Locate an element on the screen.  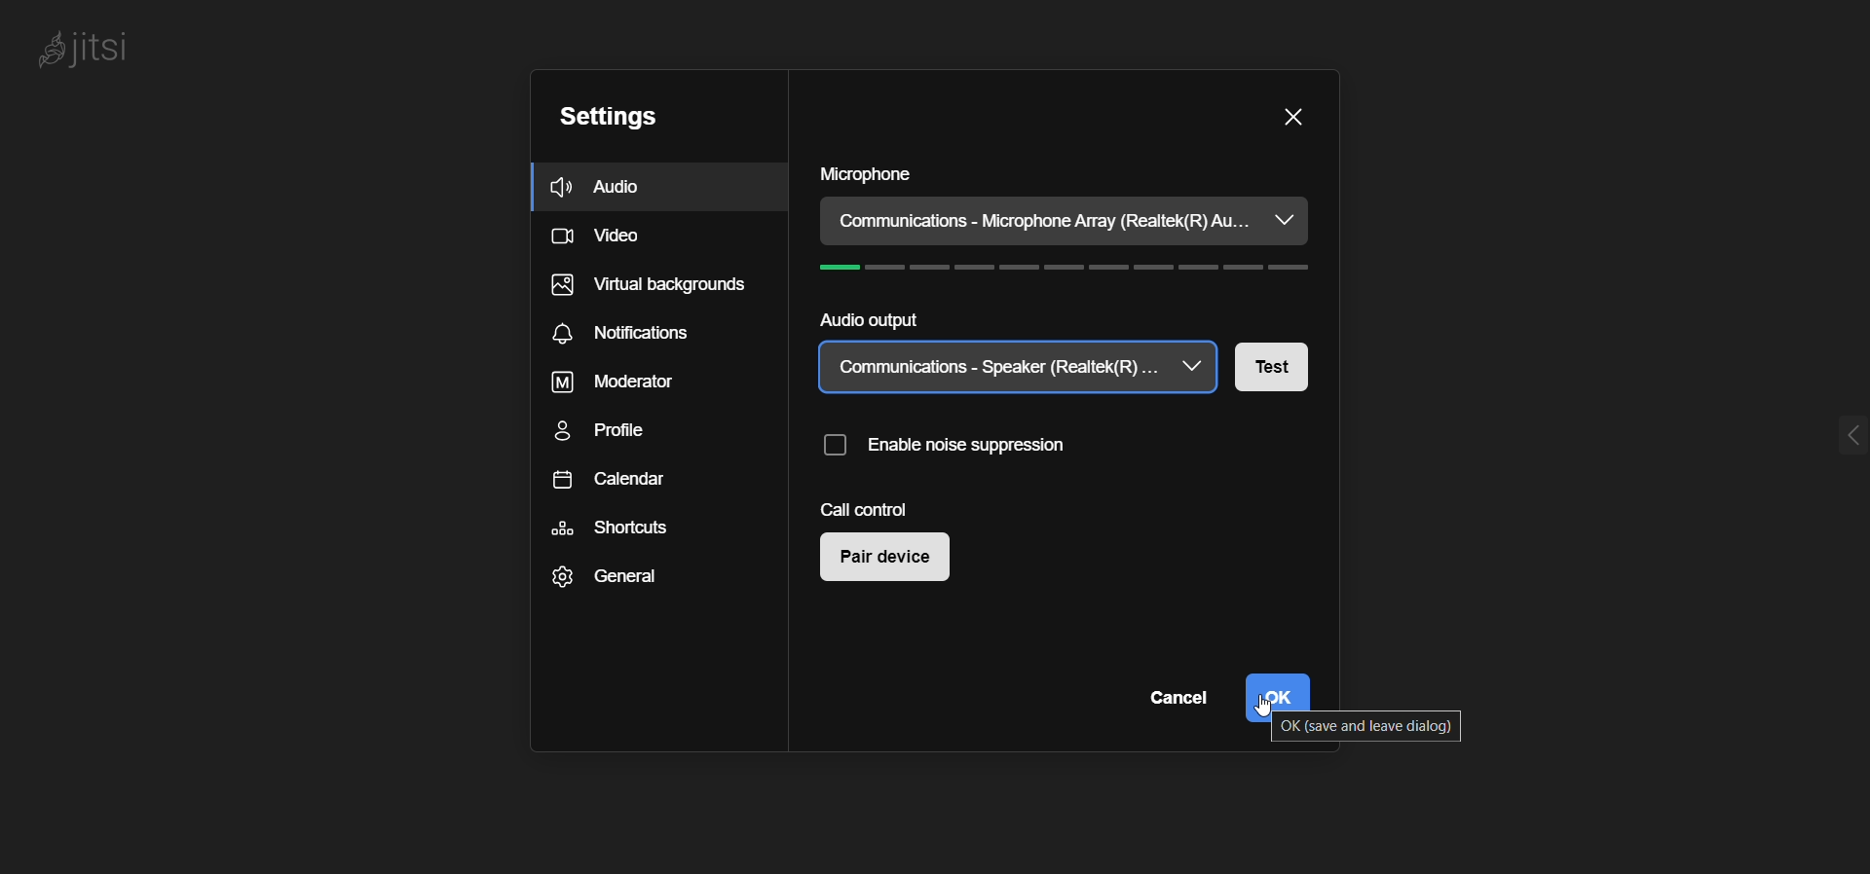
current audio output changed is located at coordinates (997, 368).